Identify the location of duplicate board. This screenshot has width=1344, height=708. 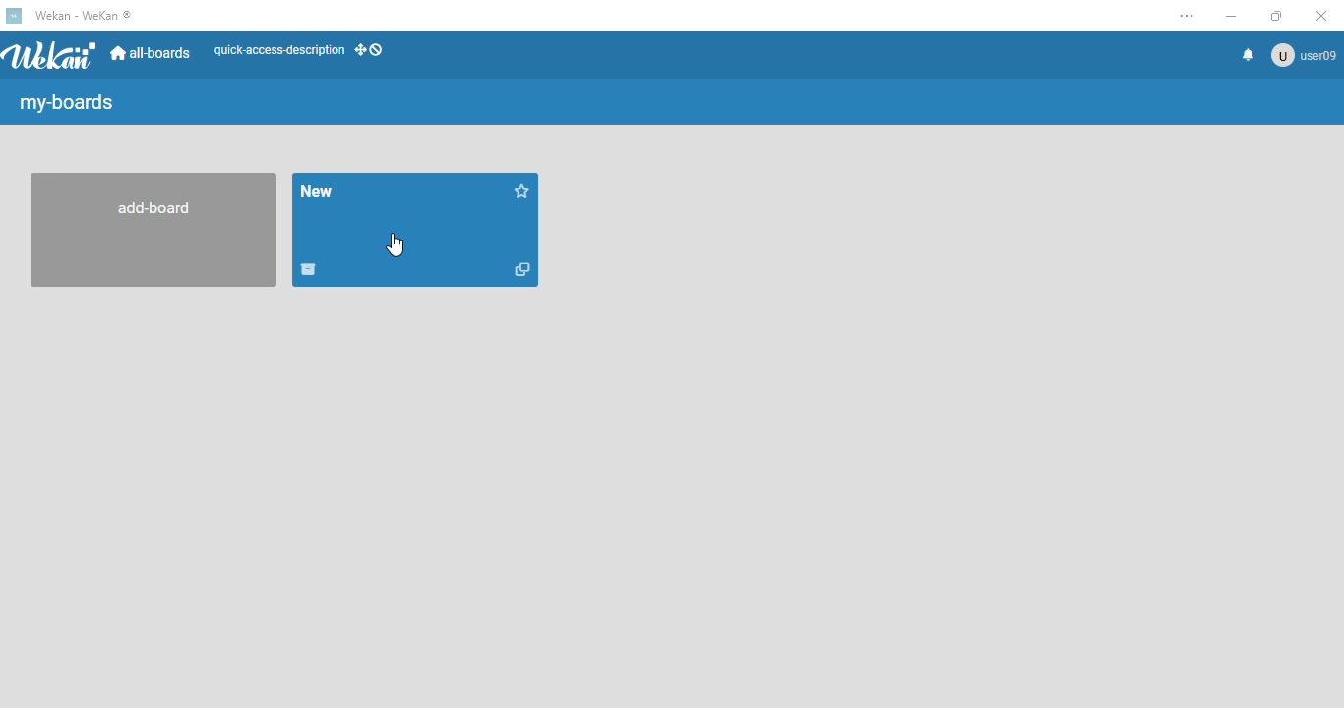
(522, 269).